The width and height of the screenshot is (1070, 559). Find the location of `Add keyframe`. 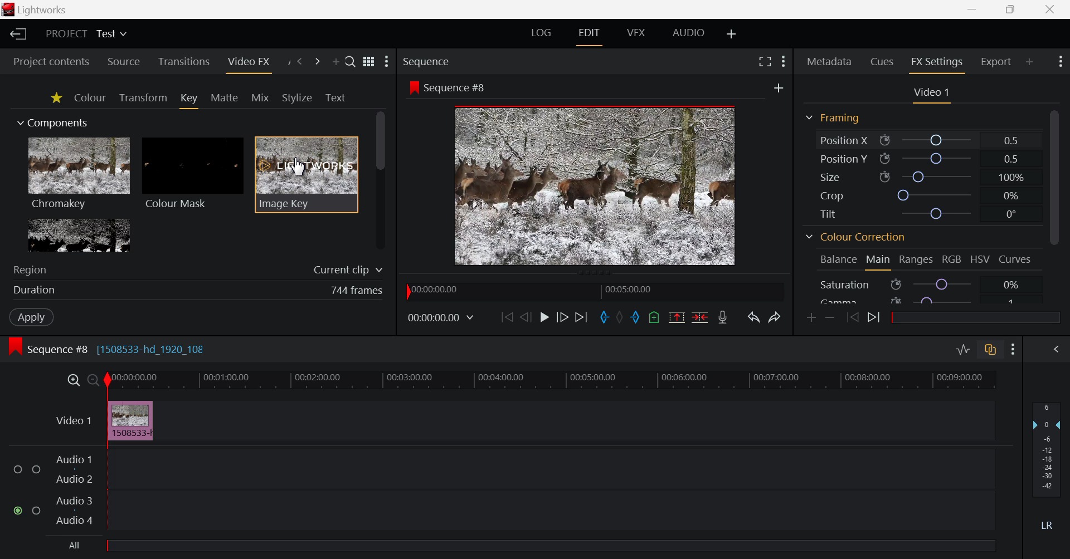

Add keyframe is located at coordinates (810, 317).